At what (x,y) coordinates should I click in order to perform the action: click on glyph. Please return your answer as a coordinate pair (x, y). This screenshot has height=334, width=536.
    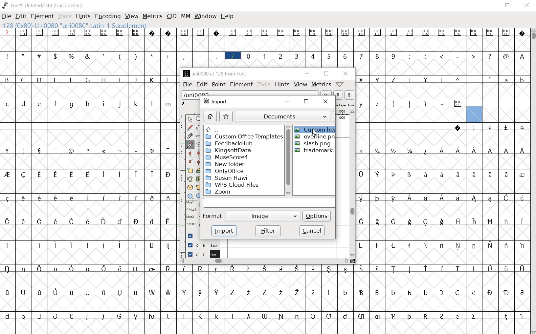
    Looking at the image, I should click on (474, 32).